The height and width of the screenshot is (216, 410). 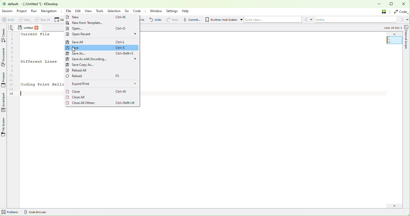 I want to click on Selection, so click(x=115, y=11).